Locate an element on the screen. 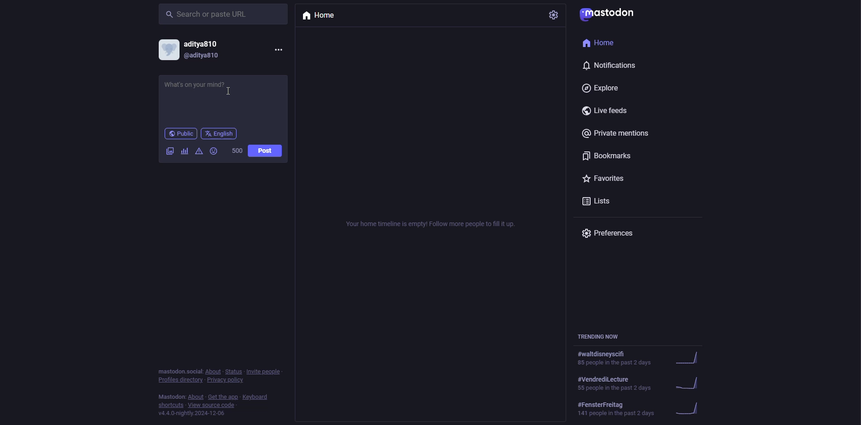 The height and width of the screenshot is (425, 861). home is located at coordinates (320, 17).